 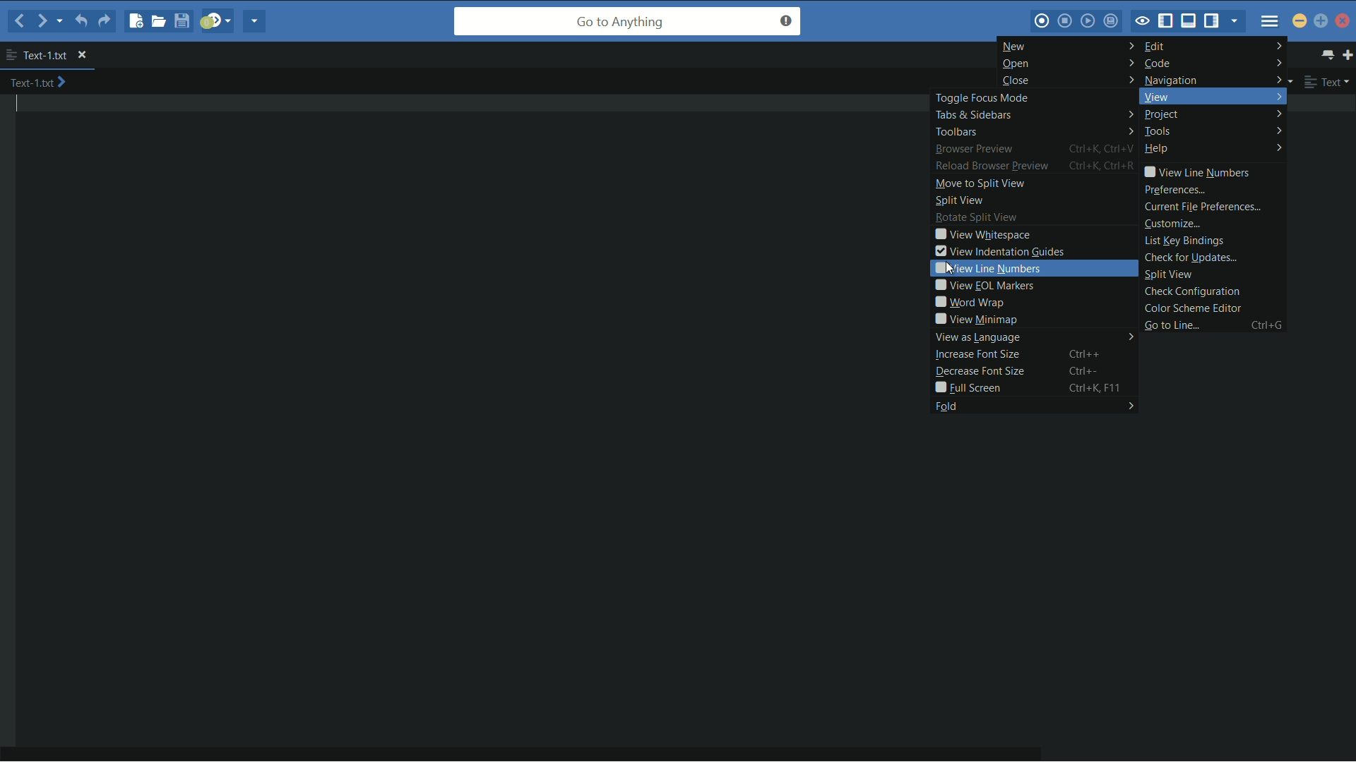 What do you see at coordinates (1212, 132) in the screenshot?
I see `tools` at bounding box center [1212, 132].